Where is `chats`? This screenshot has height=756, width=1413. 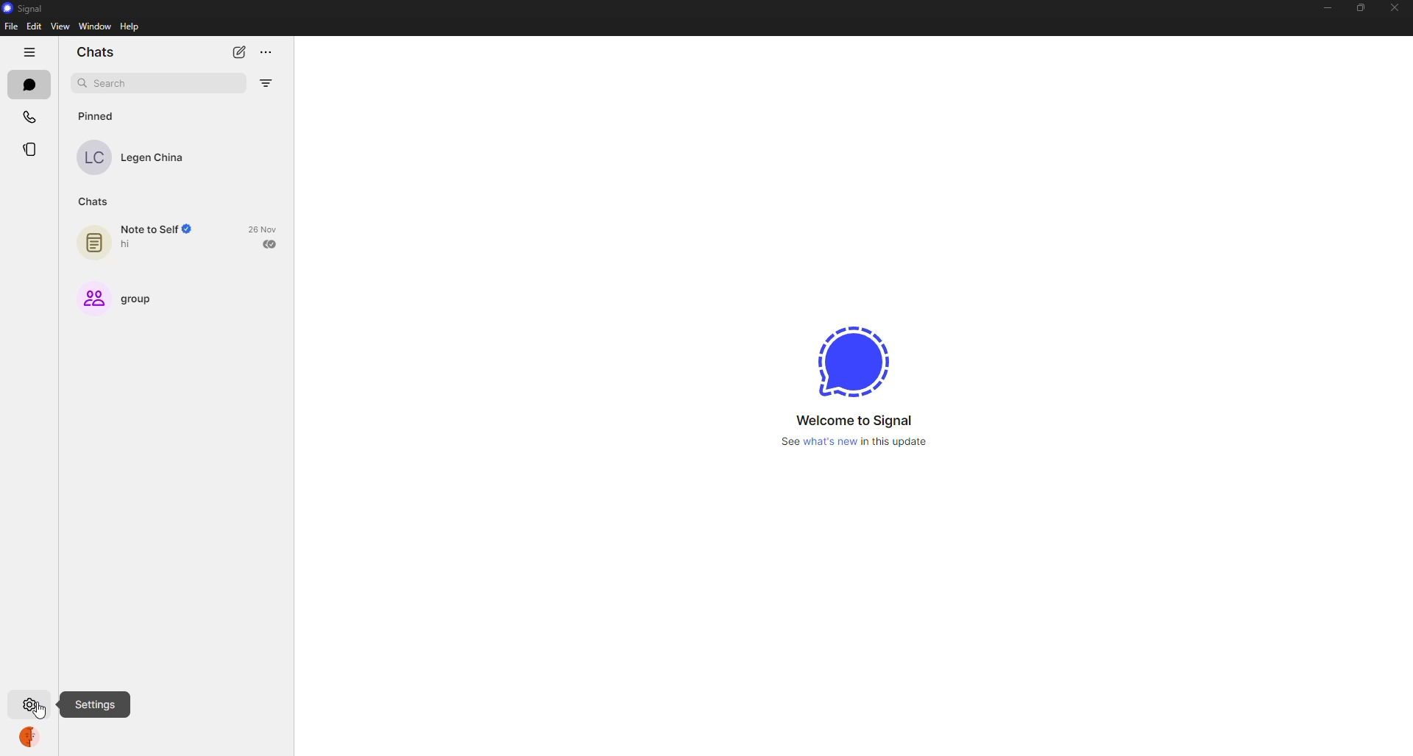
chats is located at coordinates (96, 201).